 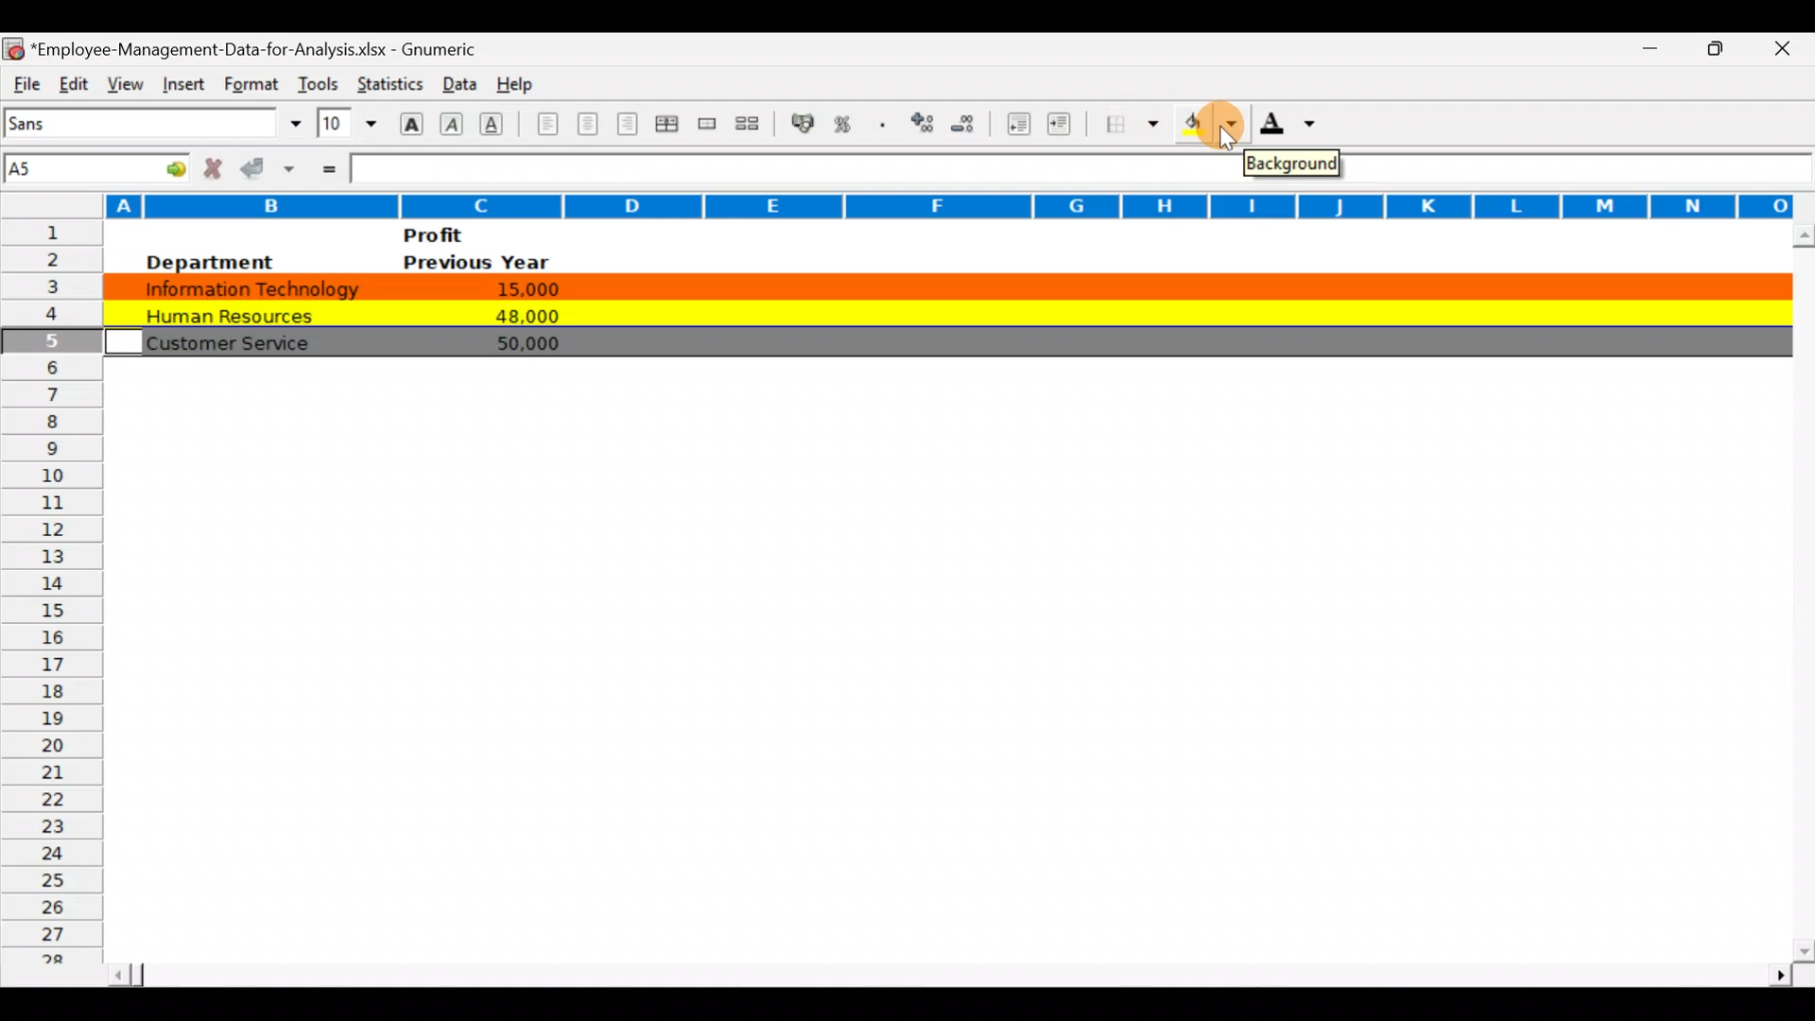 What do you see at coordinates (51, 598) in the screenshot?
I see `Rows` at bounding box center [51, 598].